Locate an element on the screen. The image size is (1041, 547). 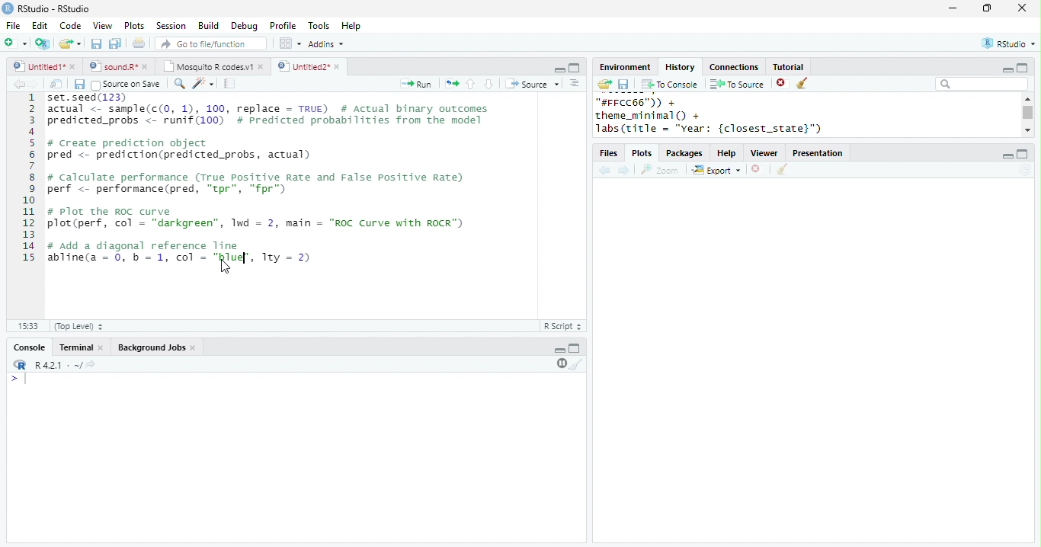
scroll down is located at coordinates (1027, 130).